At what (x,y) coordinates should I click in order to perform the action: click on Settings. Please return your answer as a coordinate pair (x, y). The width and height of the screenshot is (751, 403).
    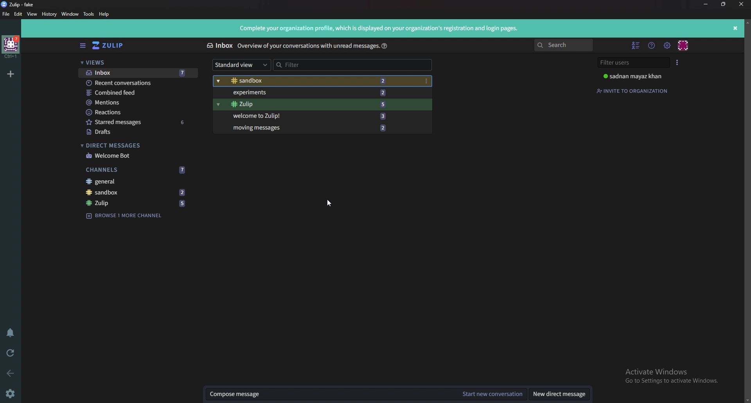
    Looking at the image, I should click on (11, 394).